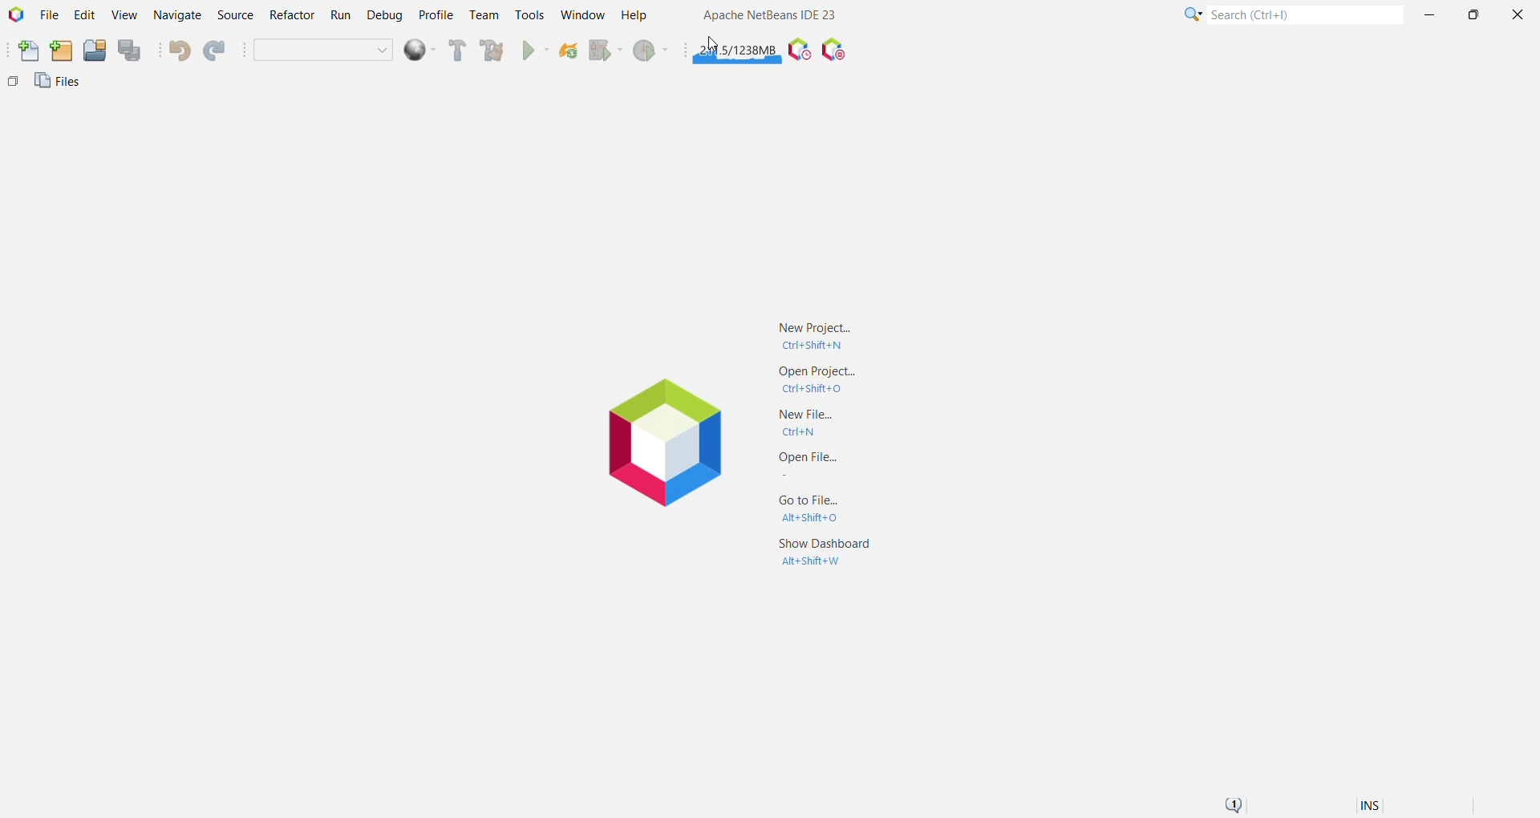 Image resolution: width=1540 pixels, height=818 pixels. I want to click on Undo, so click(178, 51).